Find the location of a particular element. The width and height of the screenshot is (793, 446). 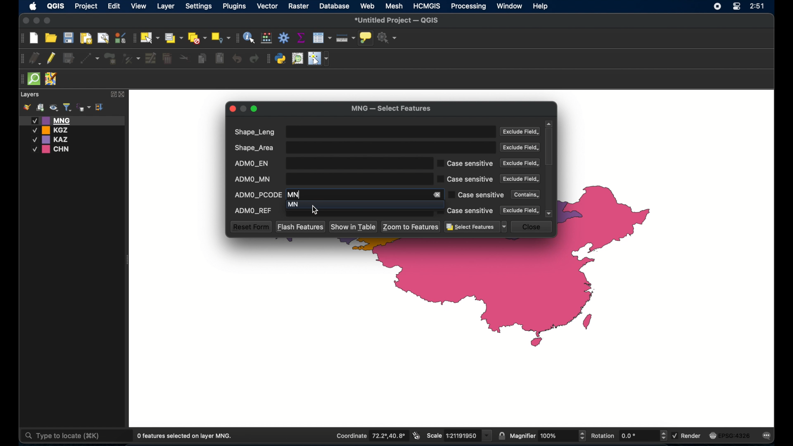

redo is located at coordinates (255, 59).